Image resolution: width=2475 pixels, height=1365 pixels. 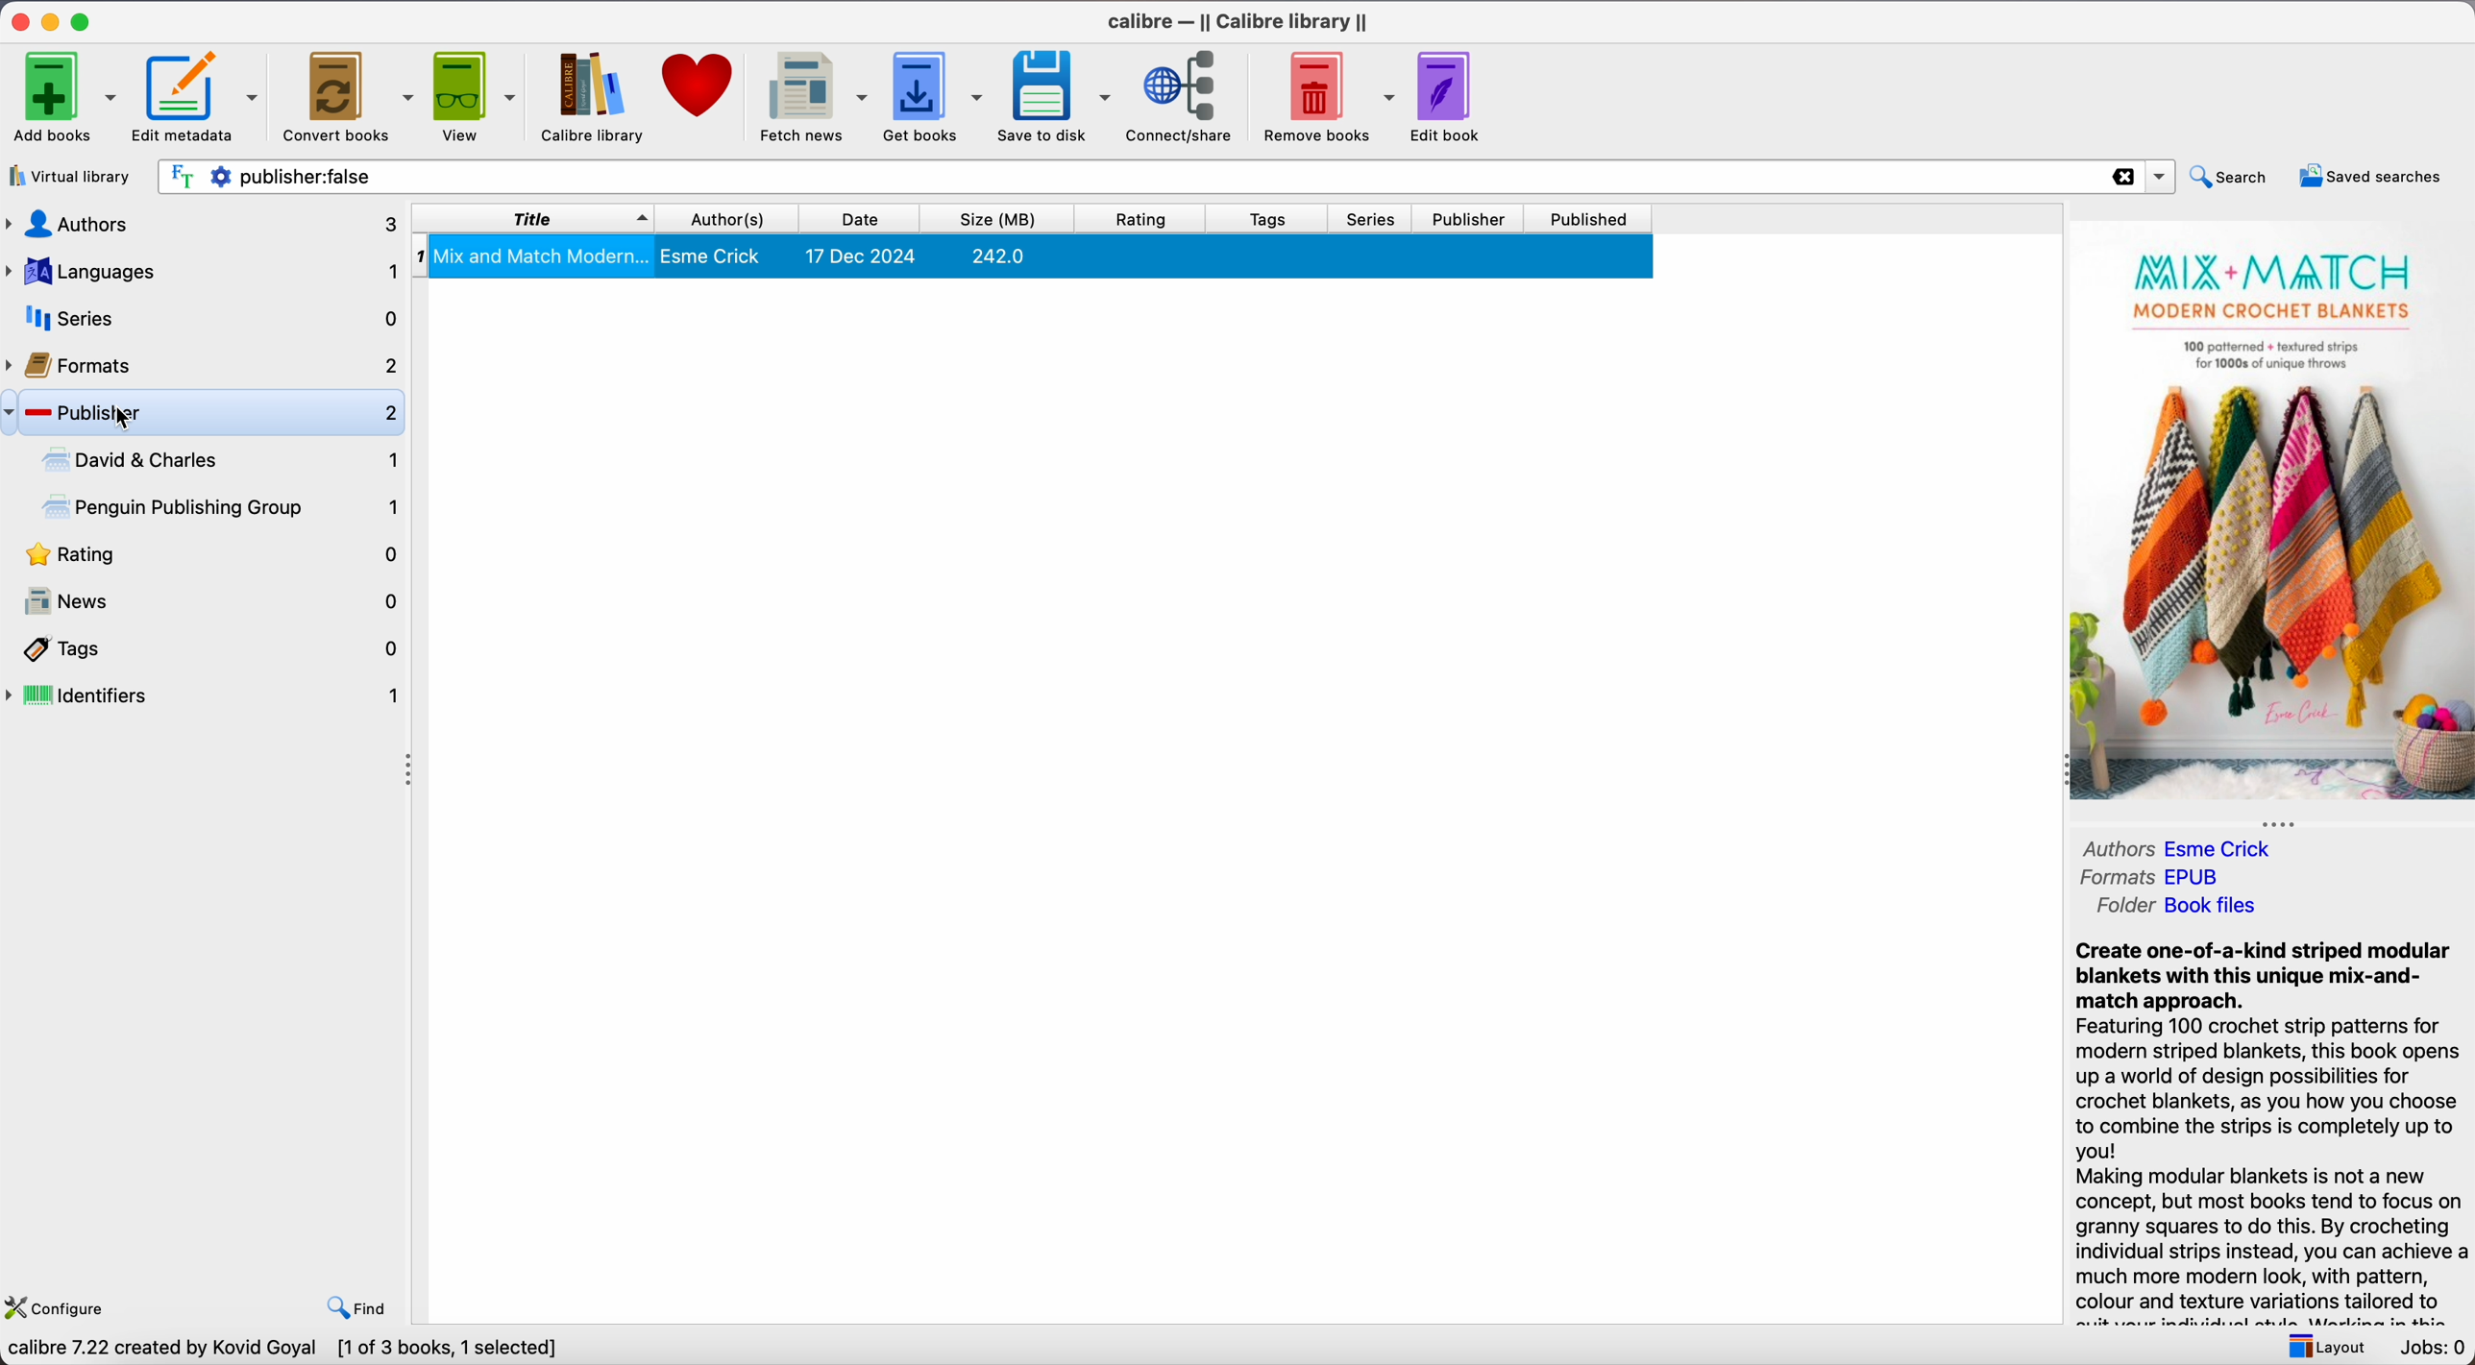 I want to click on David & Charles, so click(x=217, y=460).